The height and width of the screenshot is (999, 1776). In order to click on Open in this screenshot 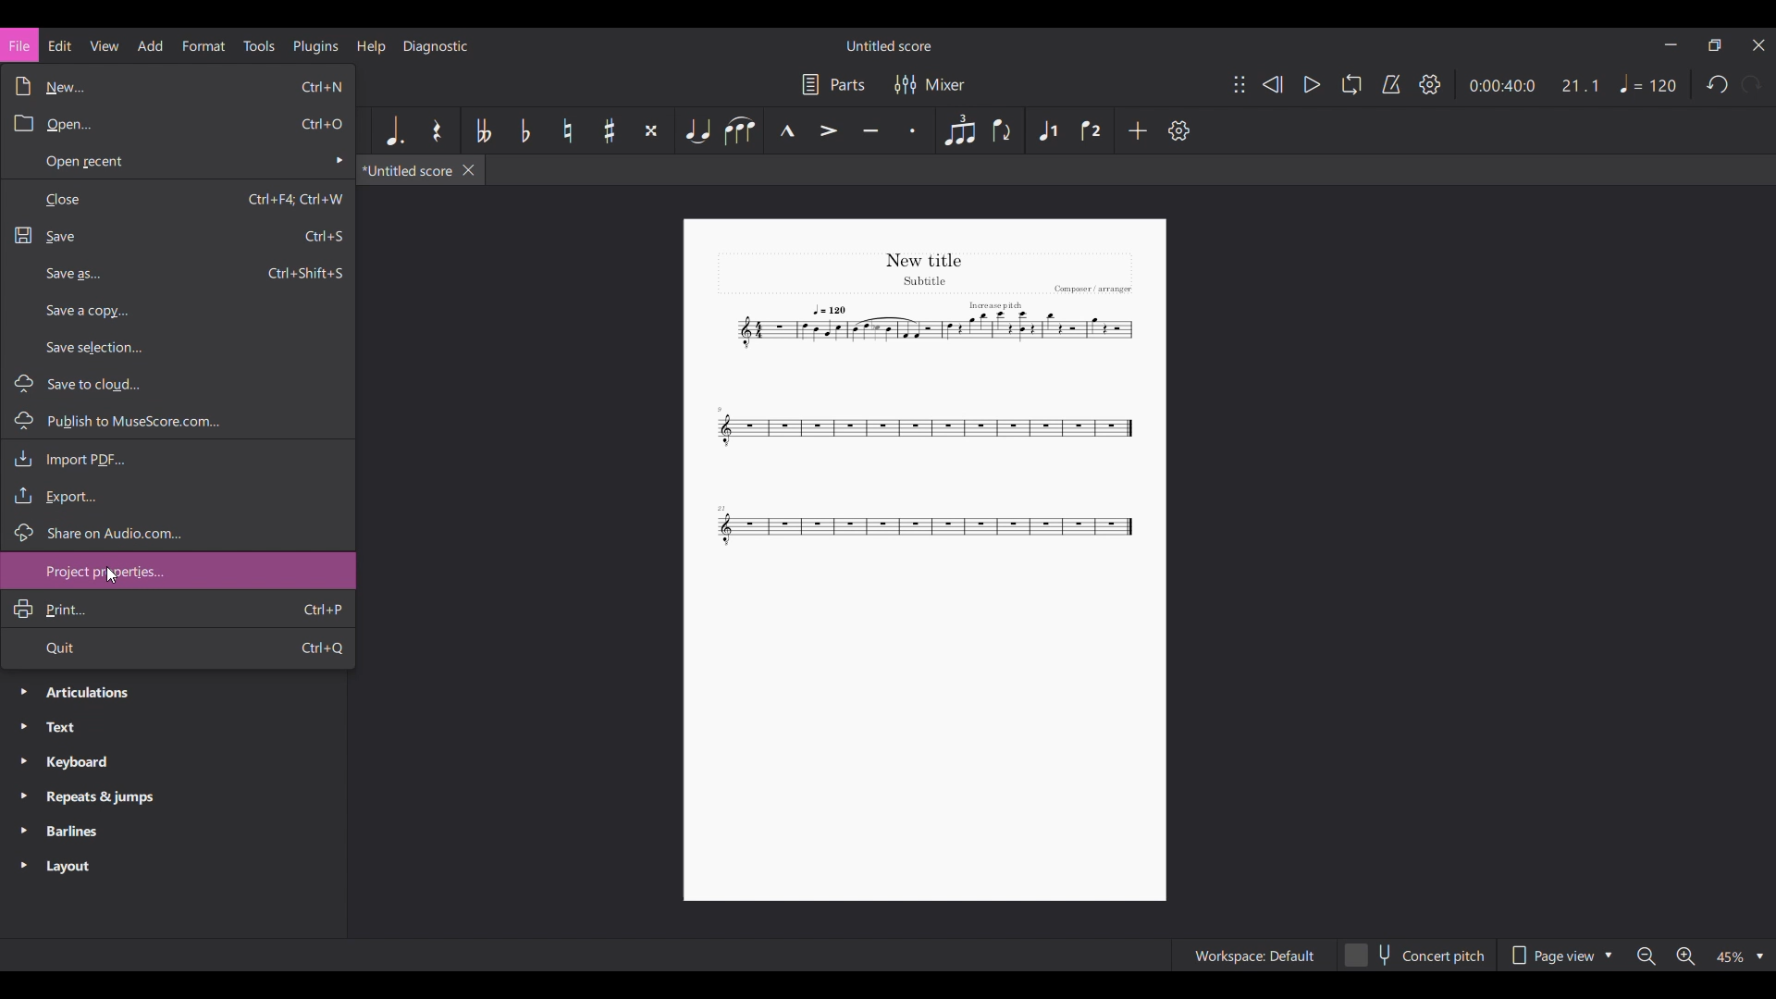, I will do `click(178, 122)`.